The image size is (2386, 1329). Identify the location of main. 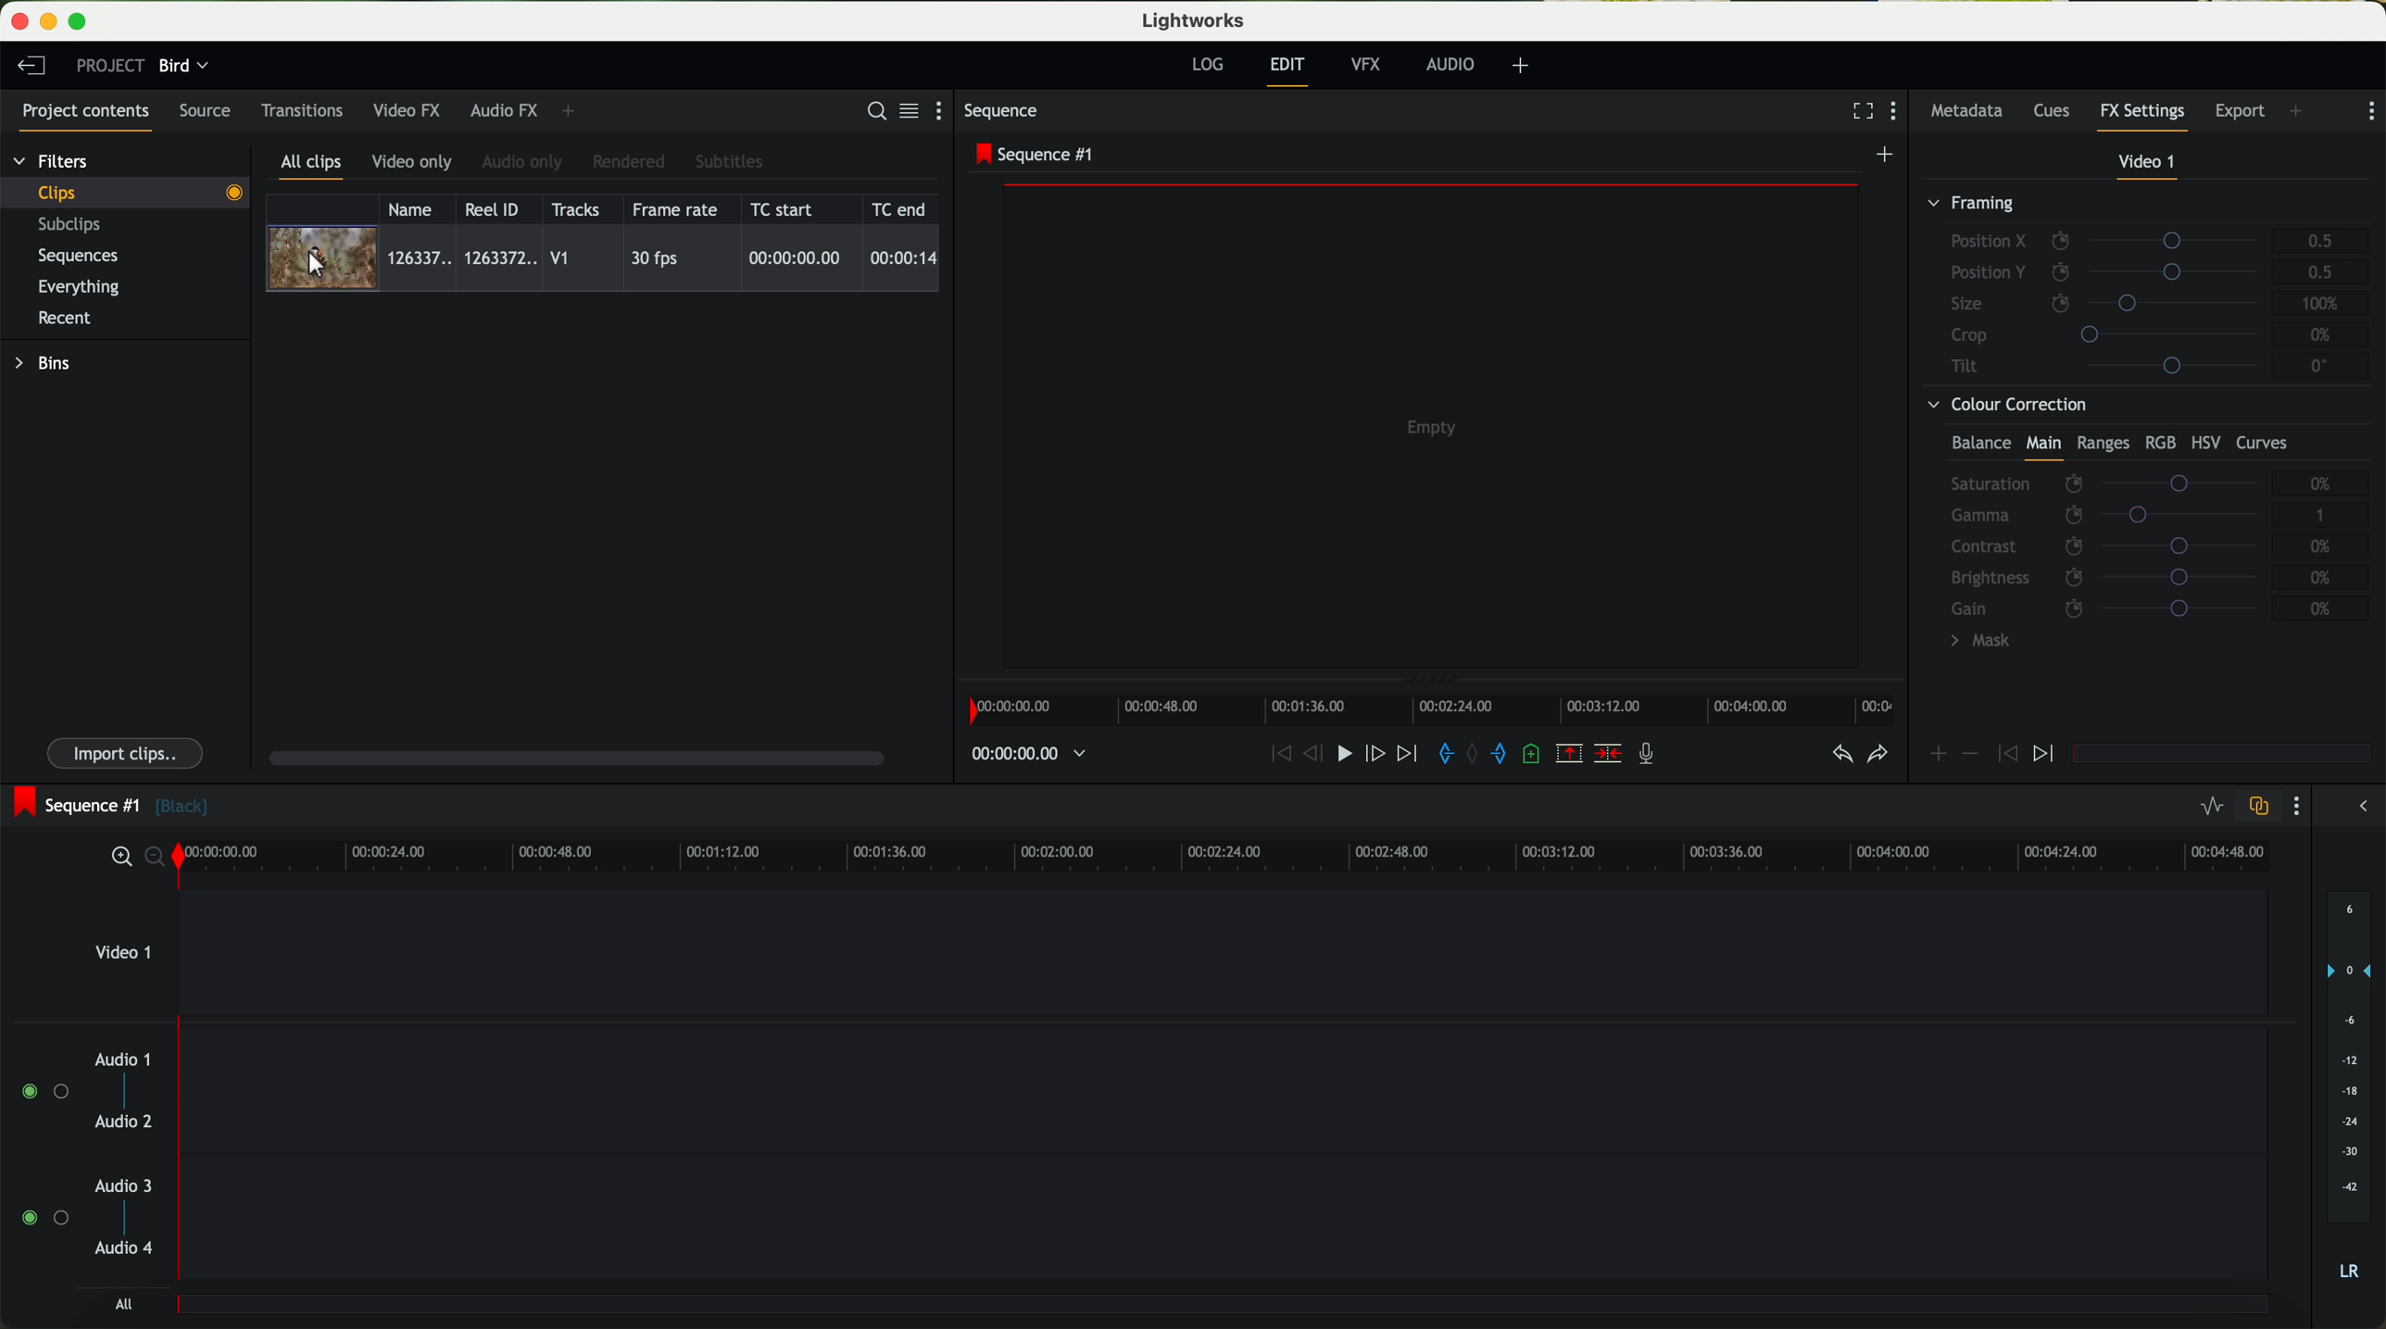
(2043, 446).